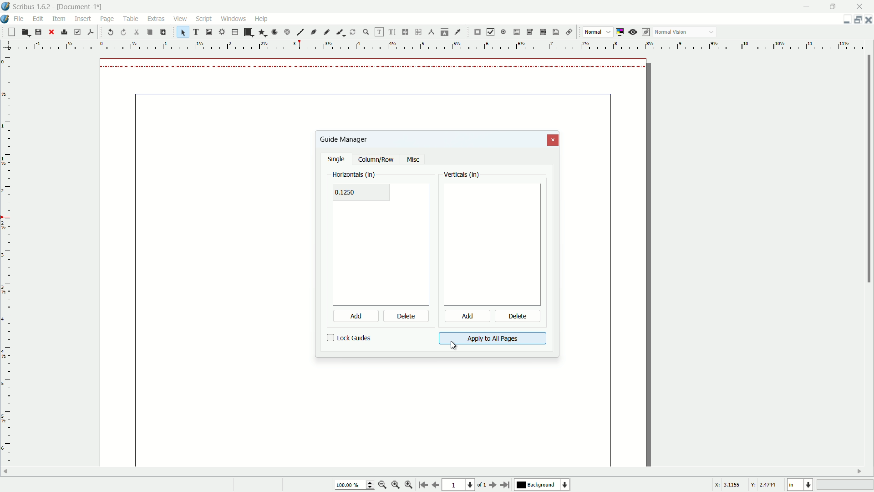 The width and height of the screenshot is (874, 492). I want to click on lock guides, so click(349, 338).